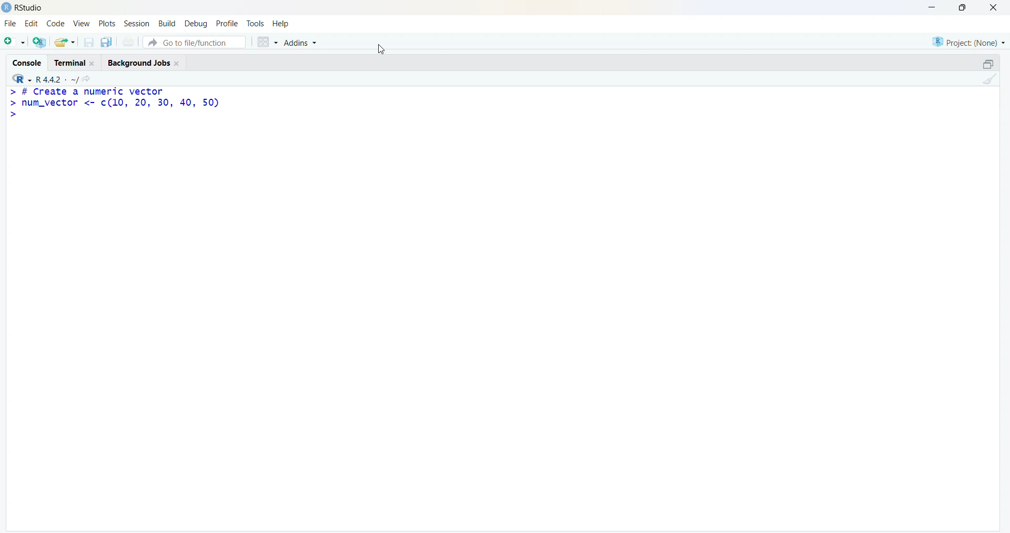 Image resolution: width=1010 pixels, height=533 pixels. What do you see at coordinates (114, 104) in the screenshot?
I see `> # Create a numeric vector
> num_vector <- c(10, 20, 30, 40, 50)
>` at bounding box center [114, 104].